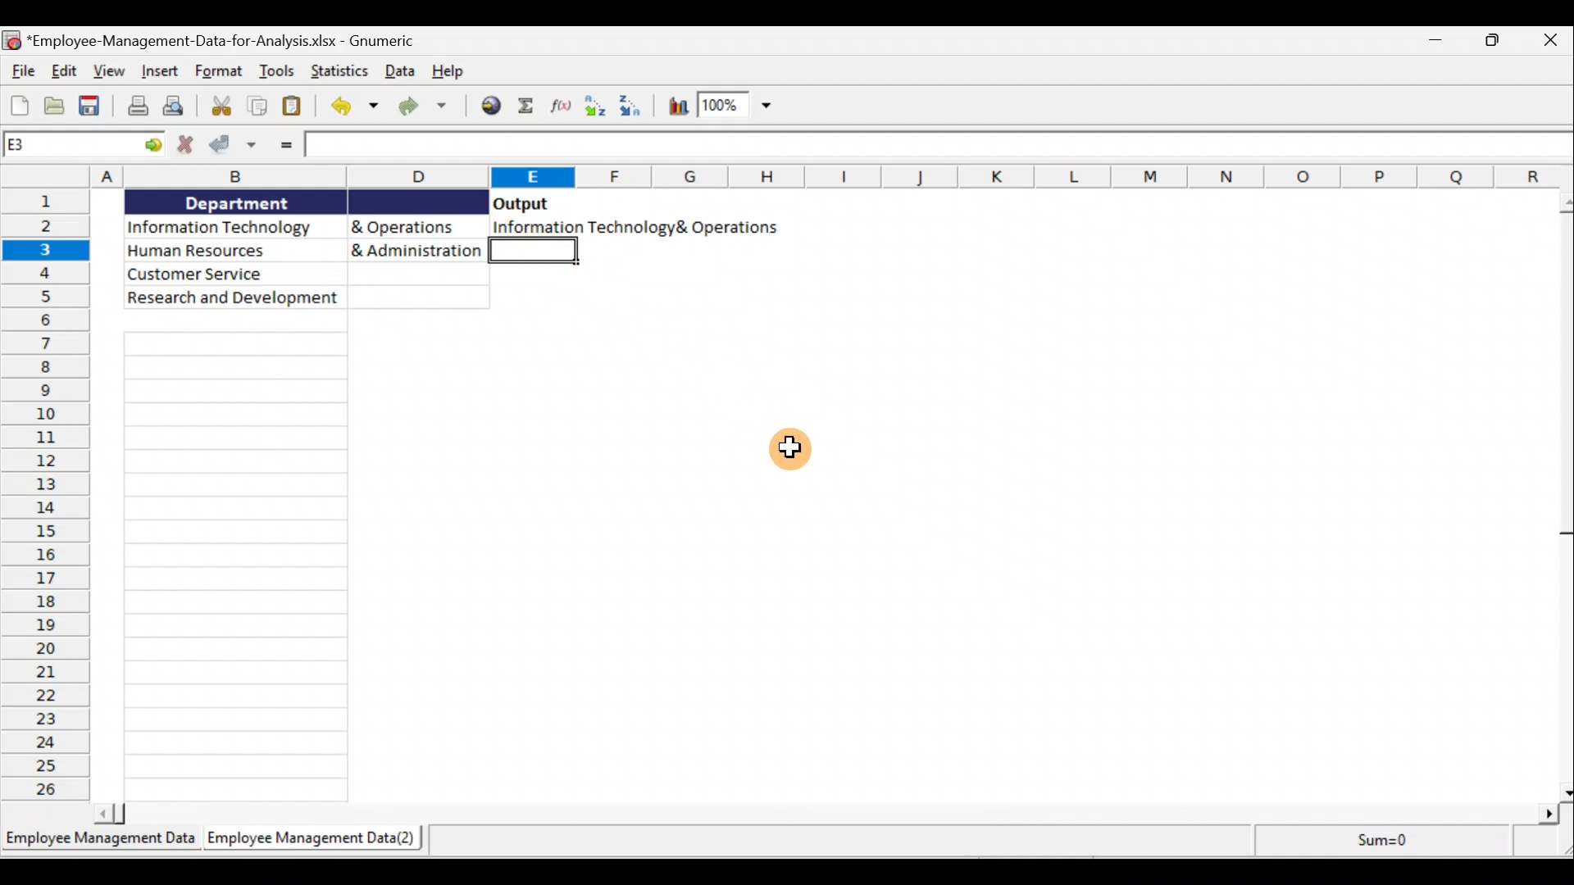 This screenshot has height=885, width=1574. What do you see at coordinates (230, 42) in the screenshot?
I see `Document name` at bounding box center [230, 42].